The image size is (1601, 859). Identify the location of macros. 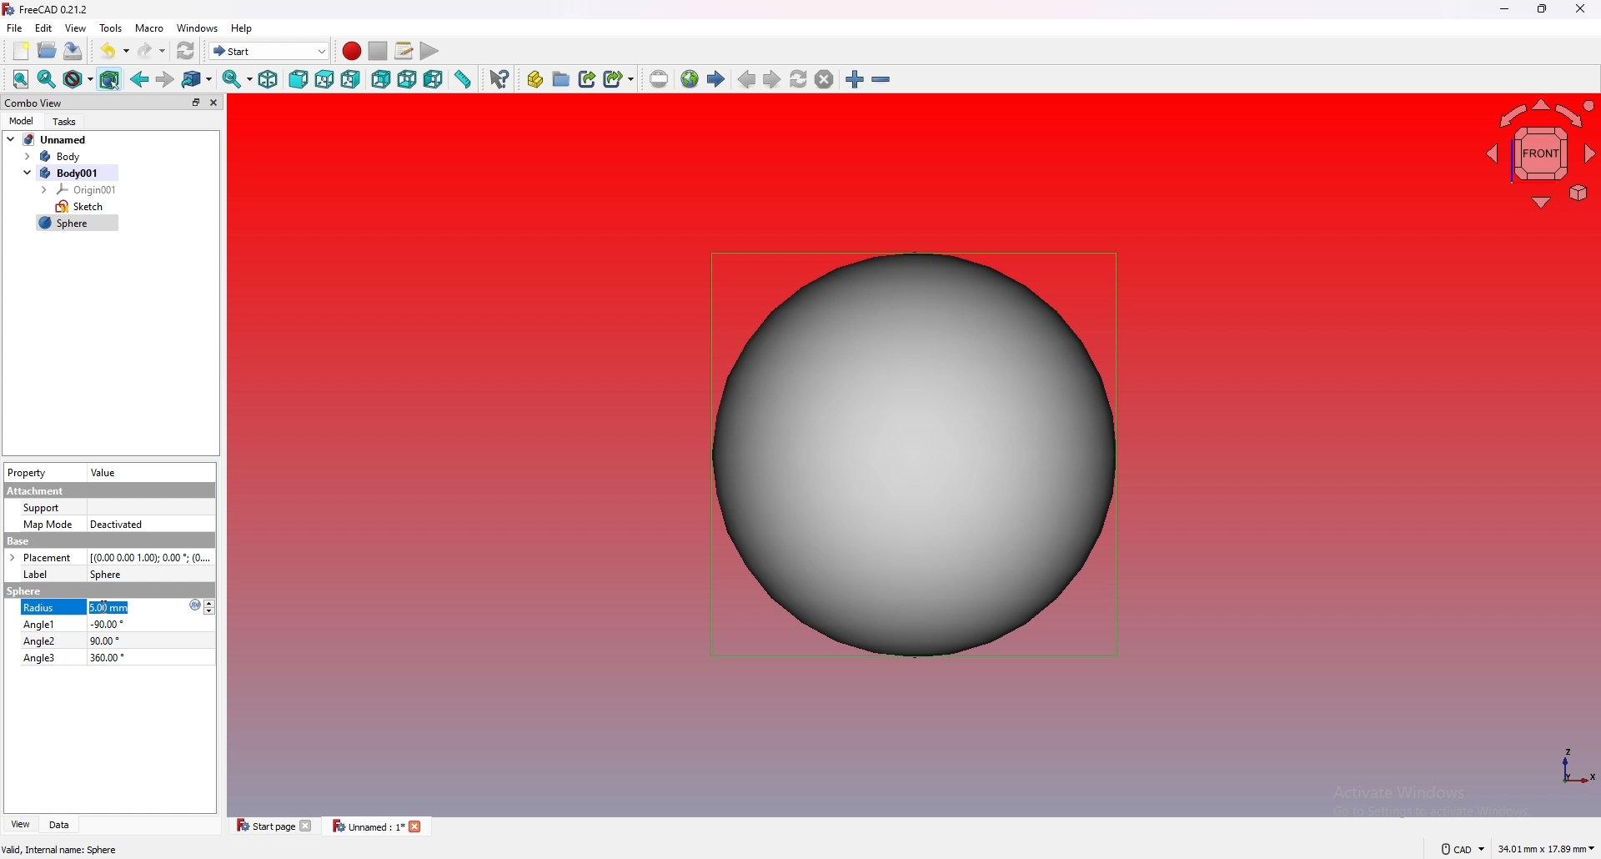
(404, 51).